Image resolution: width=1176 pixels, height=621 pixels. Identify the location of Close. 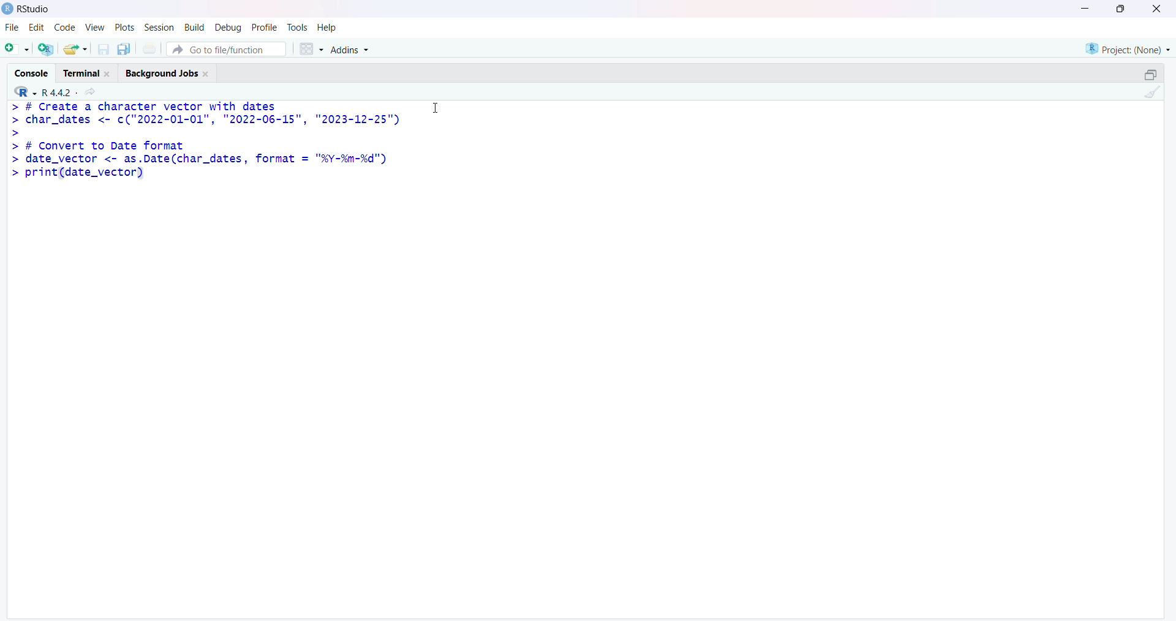
(1155, 11).